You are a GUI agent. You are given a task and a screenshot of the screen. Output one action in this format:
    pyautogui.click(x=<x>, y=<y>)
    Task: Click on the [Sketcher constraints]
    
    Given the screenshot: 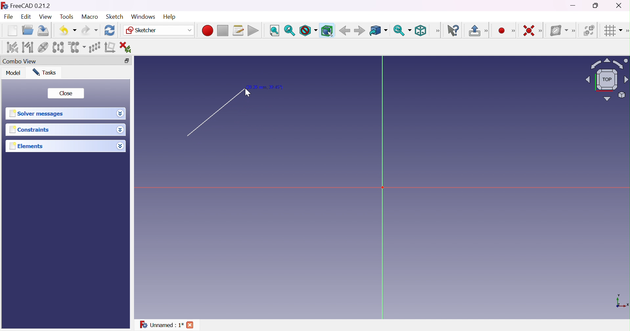 What is the action you would take?
    pyautogui.click(x=542, y=31)
    